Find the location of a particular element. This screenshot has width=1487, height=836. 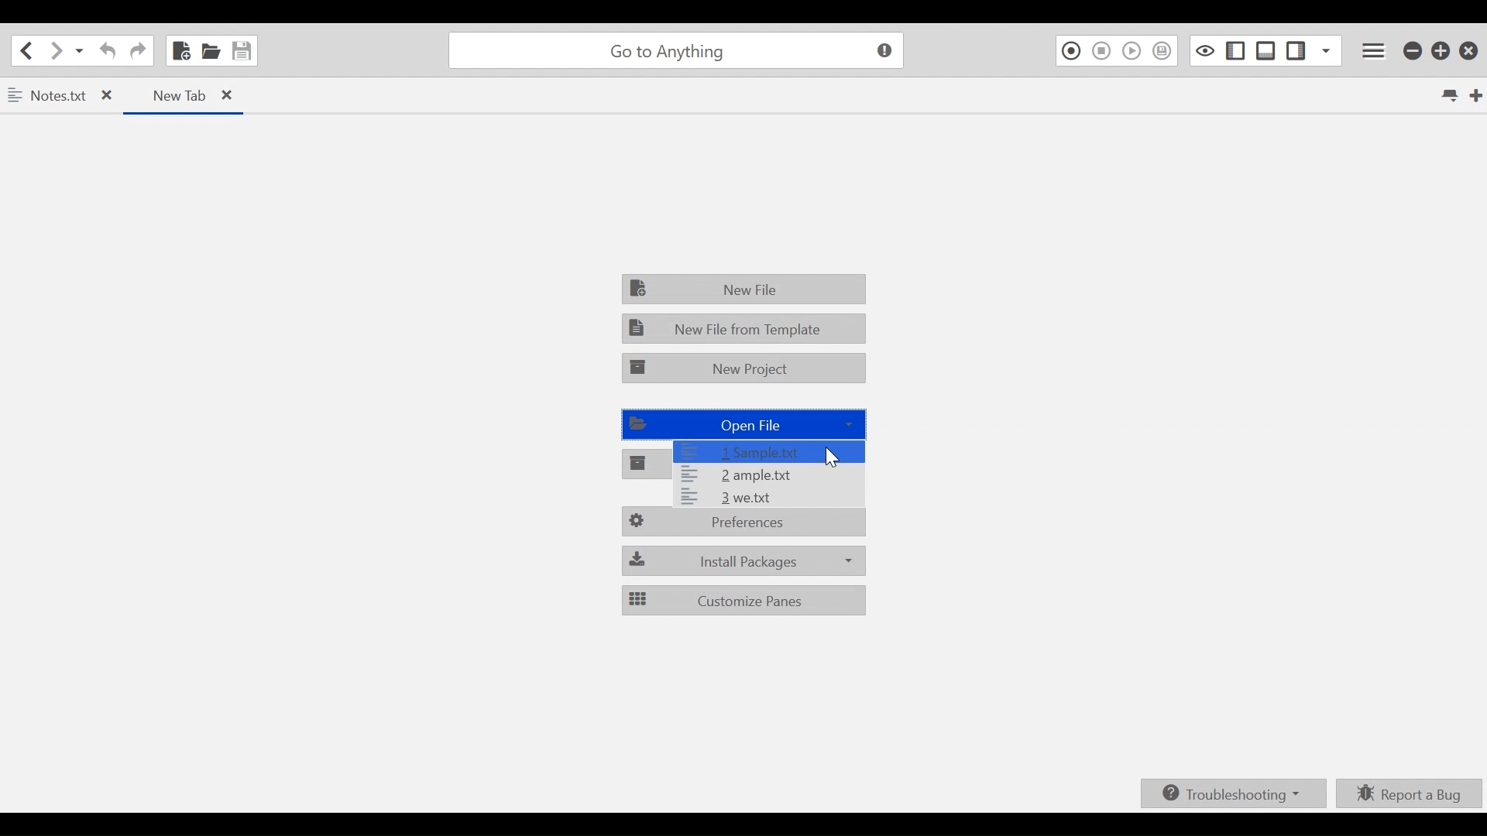

New File from Template is located at coordinates (741, 328).